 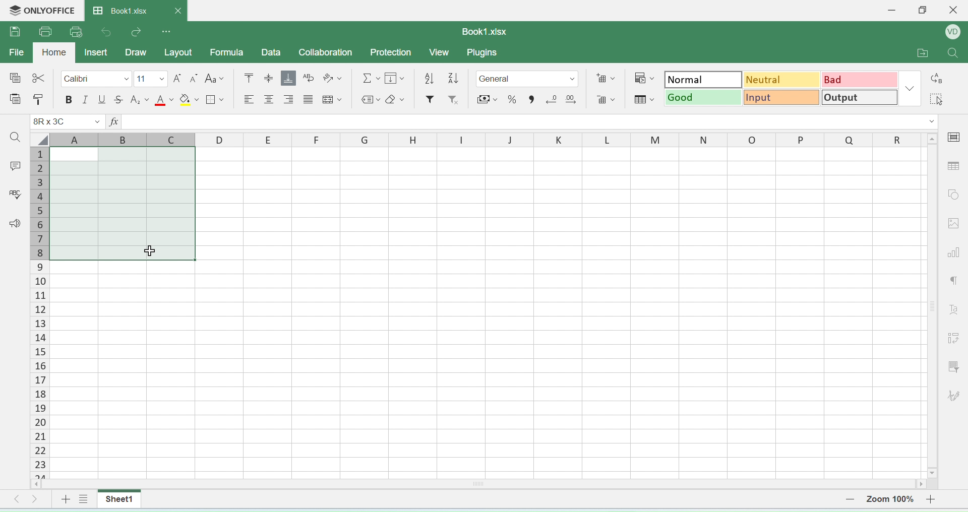 What do you see at coordinates (190, 98) in the screenshot?
I see `fill paint` at bounding box center [190, 98].